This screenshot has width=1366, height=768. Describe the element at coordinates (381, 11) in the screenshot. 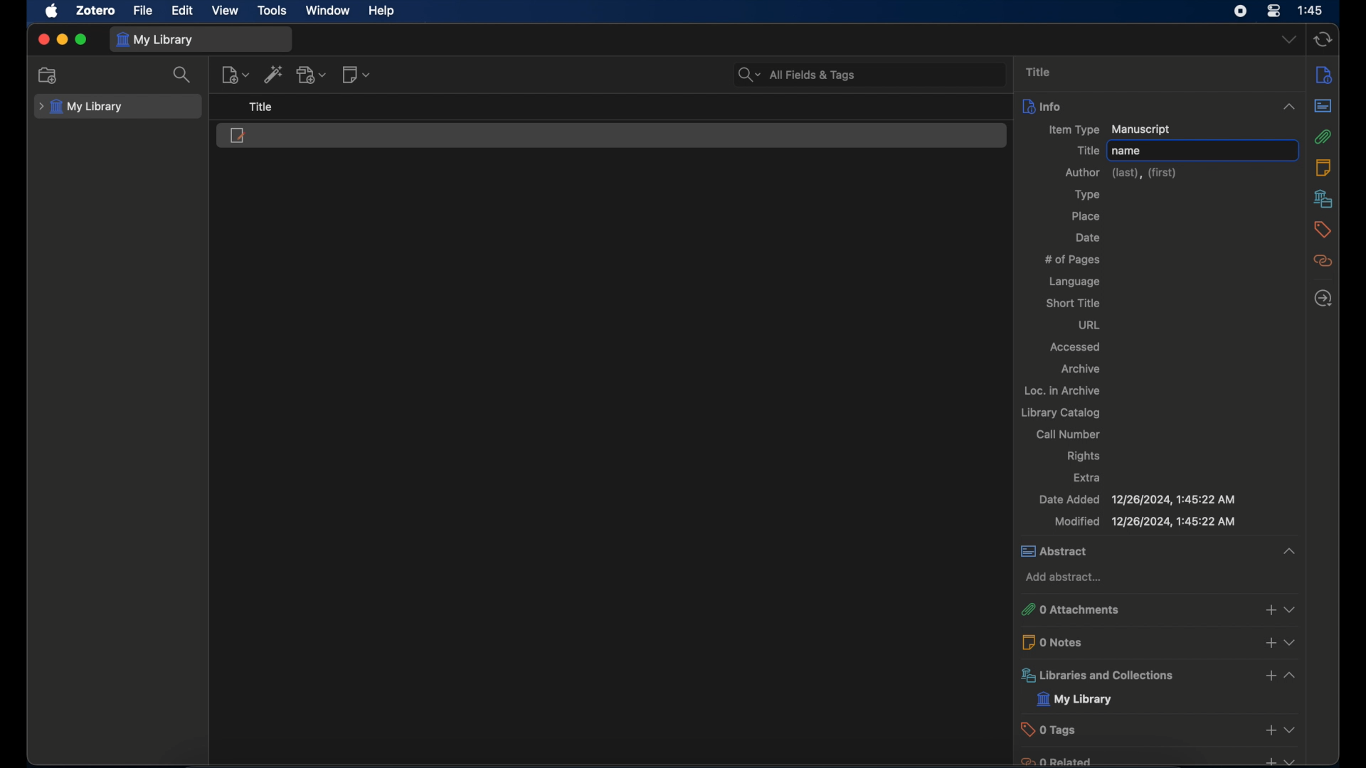

I see `help` at that location.